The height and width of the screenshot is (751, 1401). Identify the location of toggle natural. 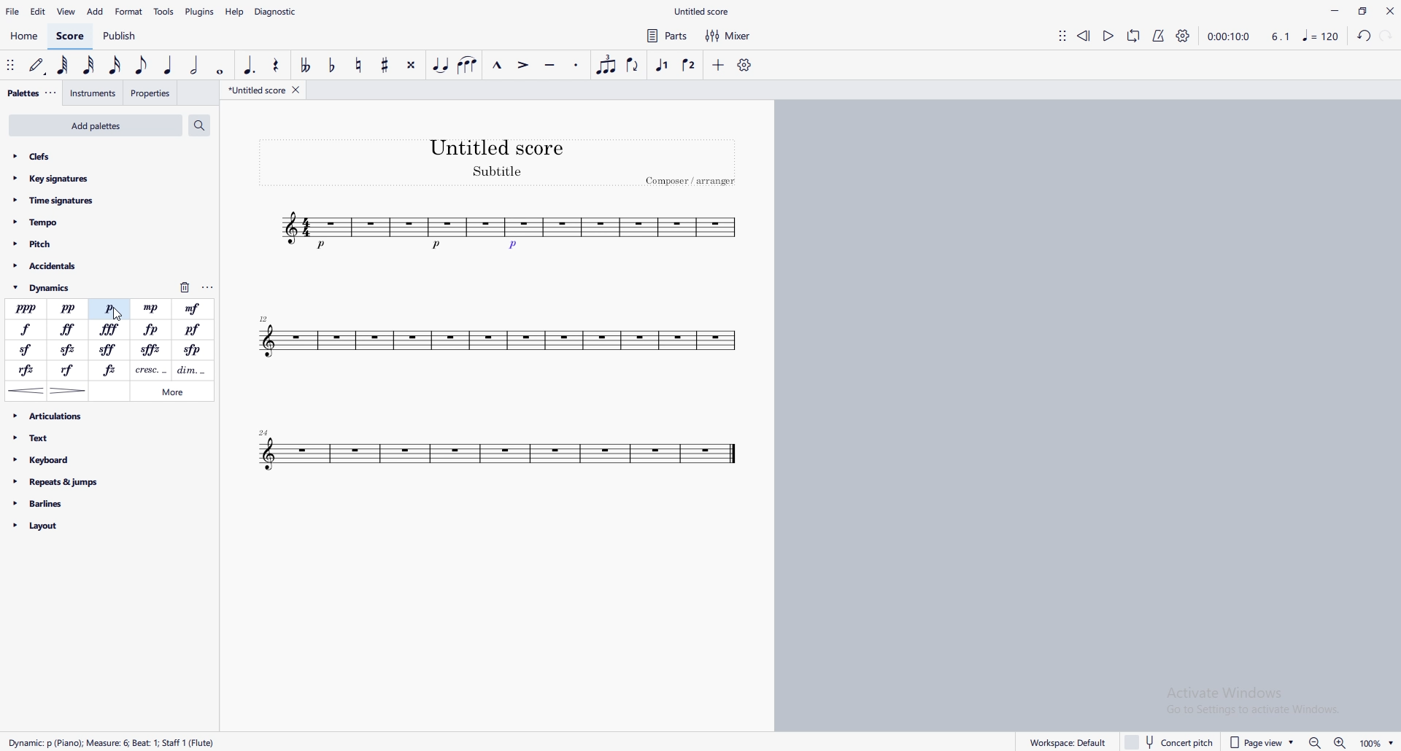
(359, 64).